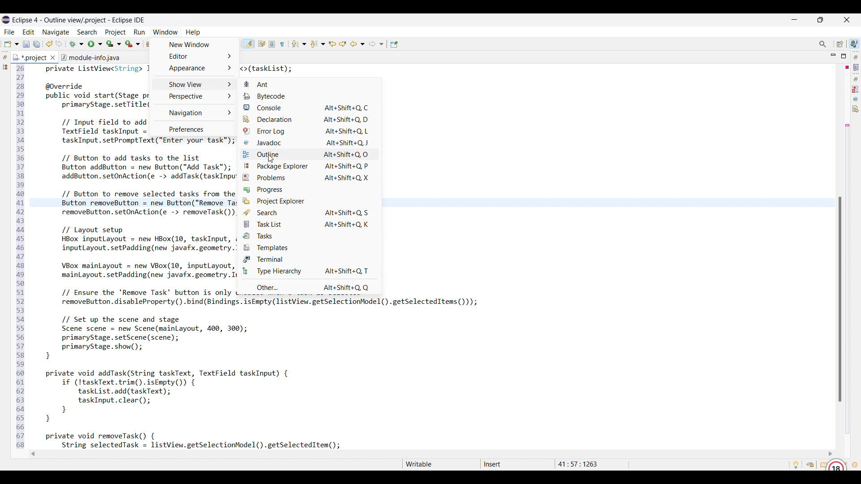  What do you see at coordinates (192, 128) in the screenshot?
I see `Preferences` at bounding box center [192, 128].